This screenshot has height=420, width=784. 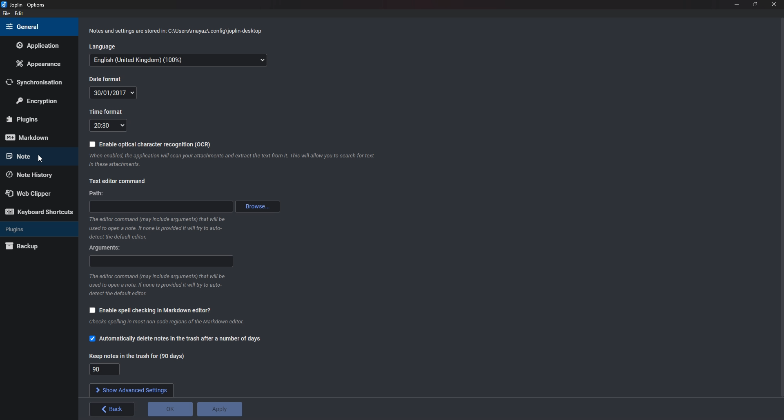 What do you see at coordinates (260, 207) in the screenshot?
I see `Browse` at bounding box center [260, 207].